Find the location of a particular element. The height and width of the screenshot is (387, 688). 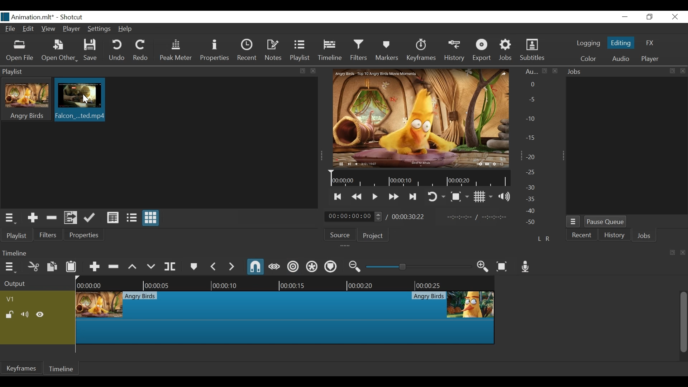

Markers is located at coordinates (387, 51).